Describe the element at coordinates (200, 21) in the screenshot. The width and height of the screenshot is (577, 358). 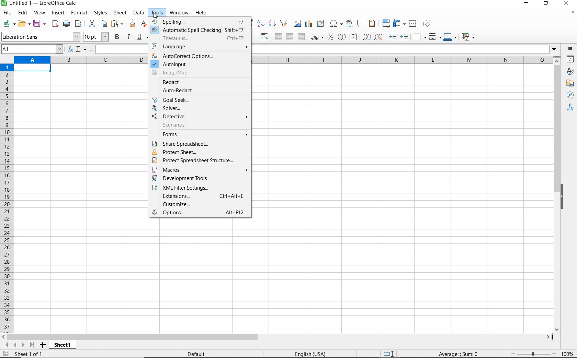
I see `spelling` at that location.